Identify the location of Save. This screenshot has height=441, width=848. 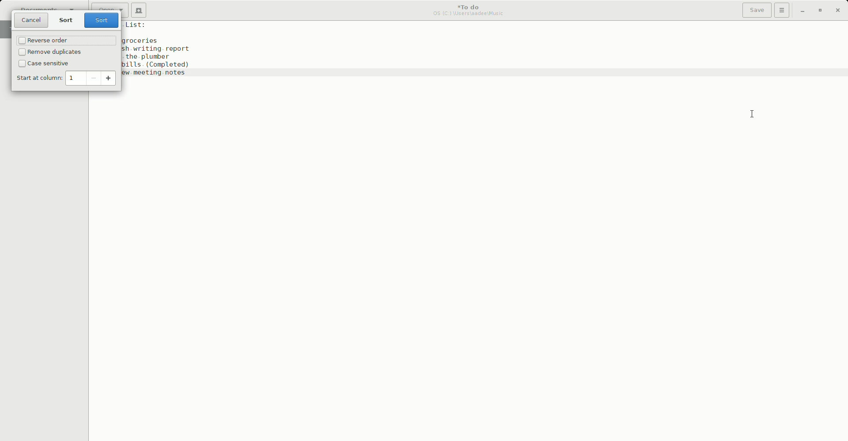
(757, 11).